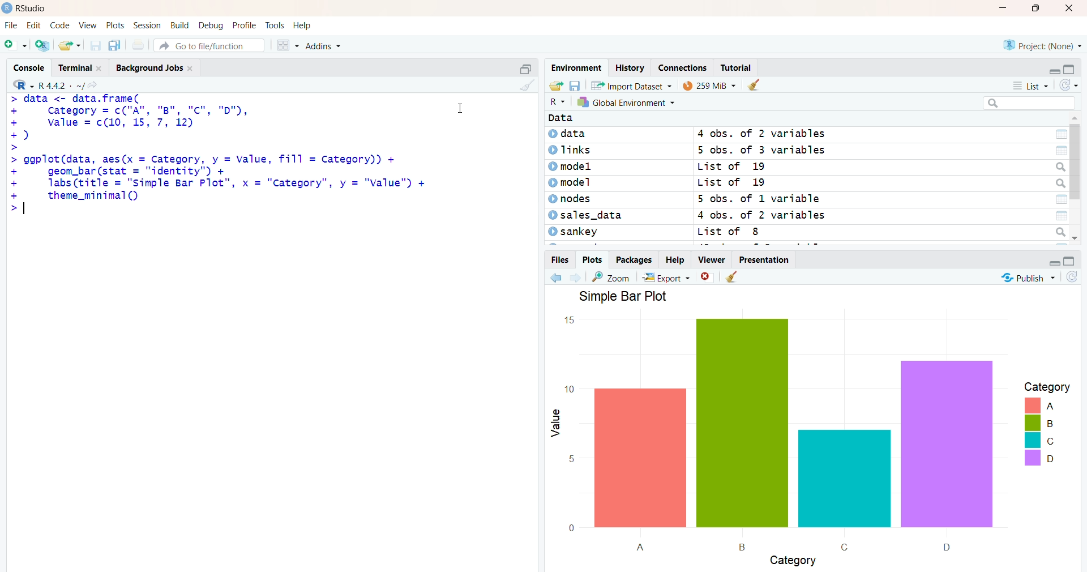 The image size is (1087, 572). What do you see at coordinates (243, 26) in the screenshot?
I see `profile` at bounding box center [243, 26].